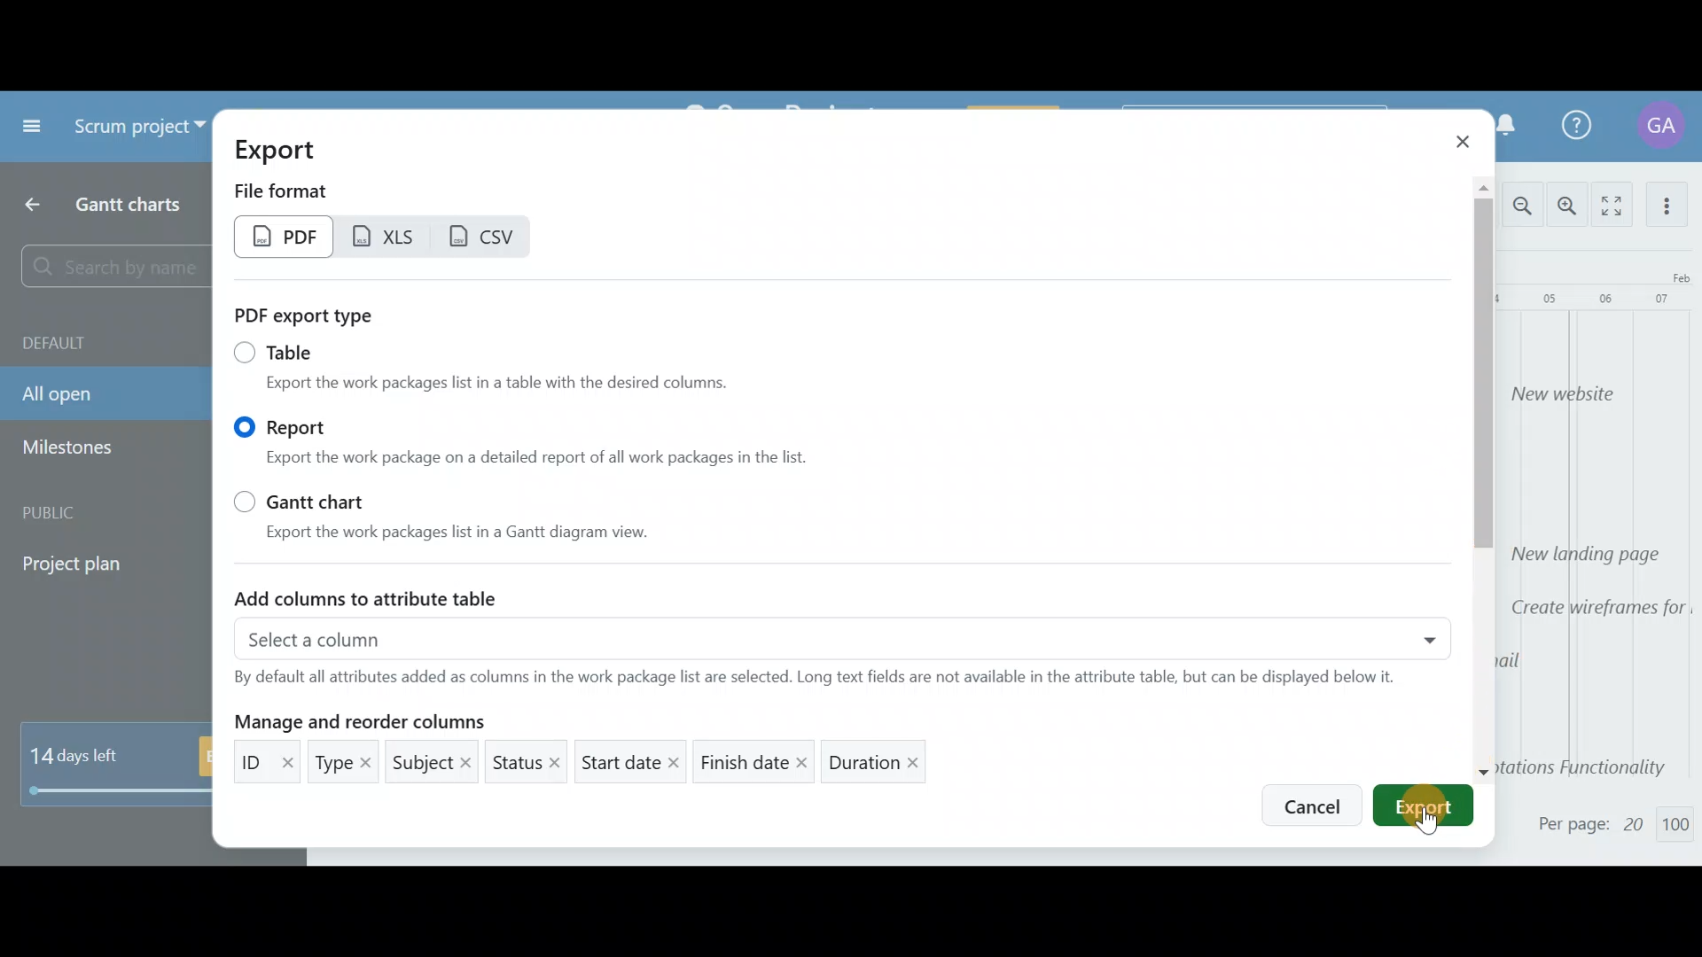  What do you see at coordinates (291, 424) in the screenshot?
I see `Report` at bounding box center [291, 424].